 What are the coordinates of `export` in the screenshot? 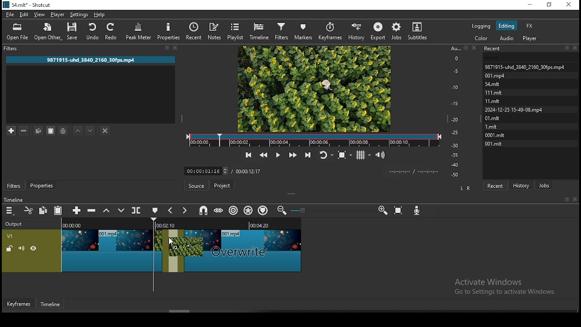 It's located at (379, 31).